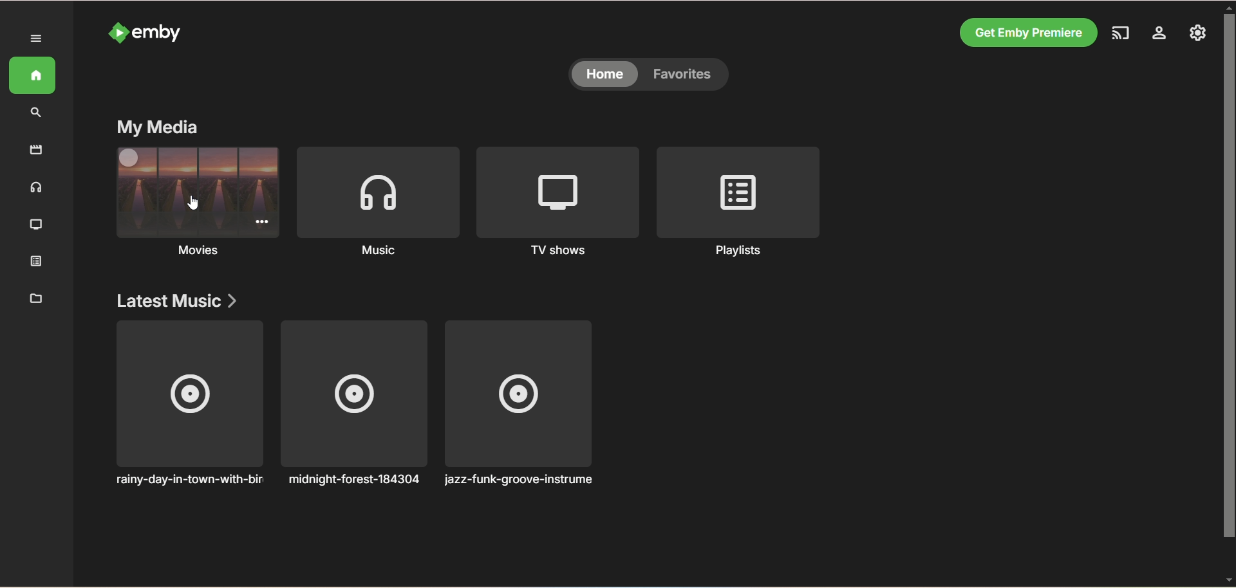 This screenshot has width=1236, height=588. What do you see at coordinates (556, 189) in the screenshot?
I see `TV shows` at bounding box center [556, 189].